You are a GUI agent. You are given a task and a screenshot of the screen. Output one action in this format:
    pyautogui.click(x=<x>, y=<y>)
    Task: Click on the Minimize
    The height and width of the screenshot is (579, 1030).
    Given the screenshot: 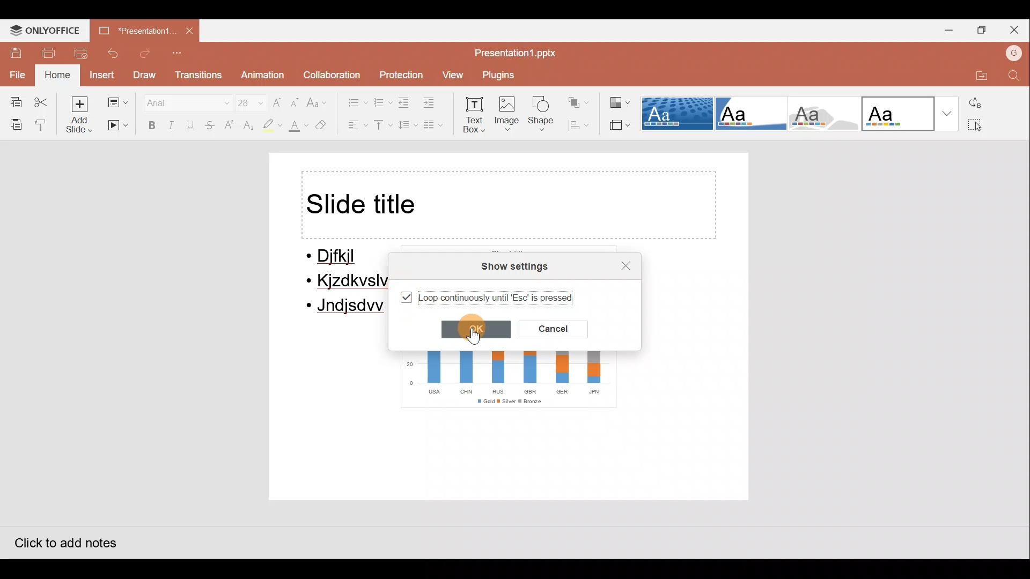 What is the action you would take?
    pyautogui.click(x=946, y=29)
    